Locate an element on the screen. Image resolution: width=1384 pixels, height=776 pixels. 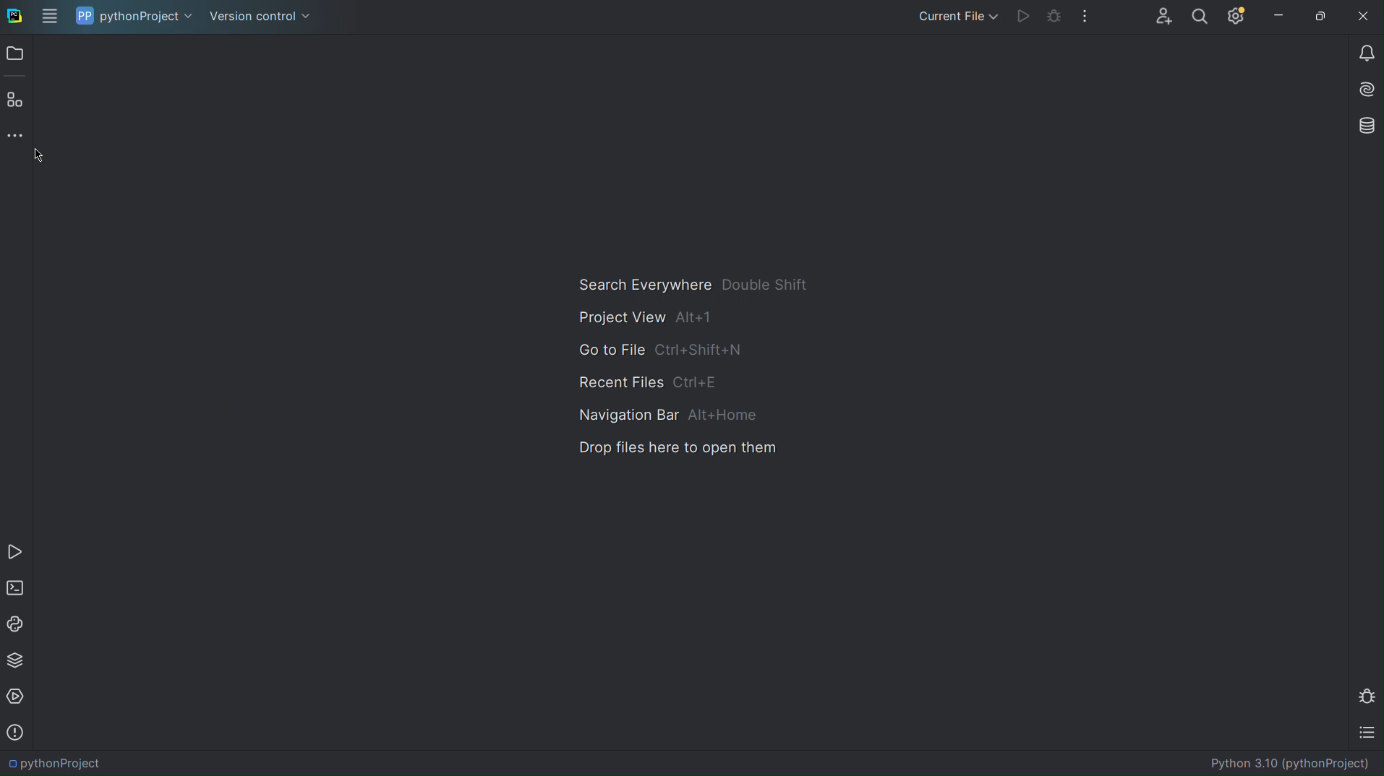
Version control is located at coordinates (262, 15).